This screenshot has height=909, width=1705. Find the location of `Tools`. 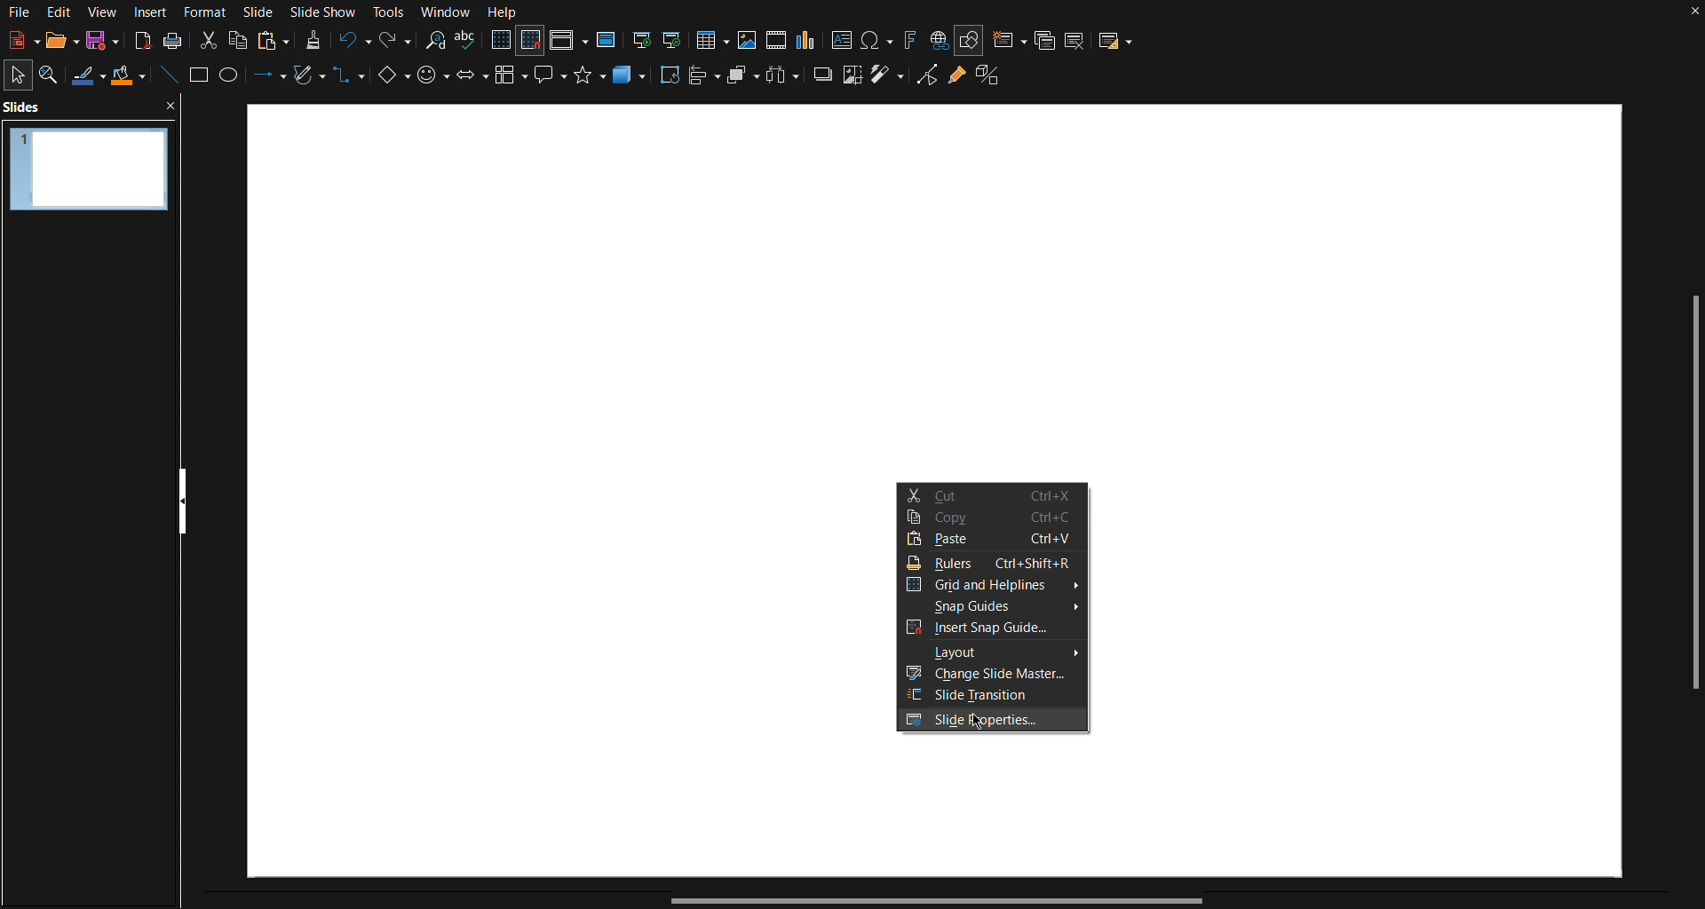

Tools is located at coordinates (391, 12).